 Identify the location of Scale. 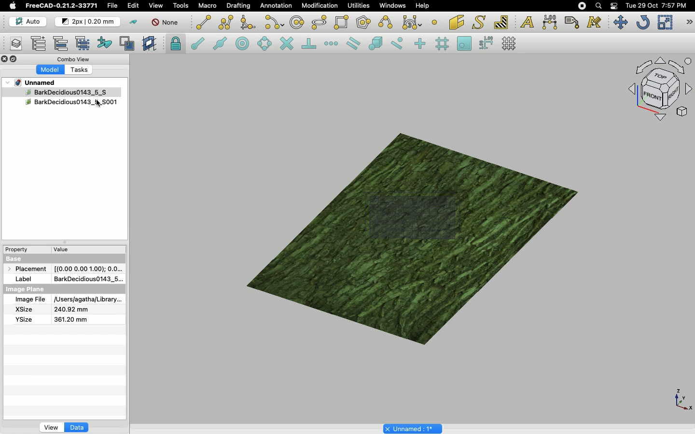
(665, 22).